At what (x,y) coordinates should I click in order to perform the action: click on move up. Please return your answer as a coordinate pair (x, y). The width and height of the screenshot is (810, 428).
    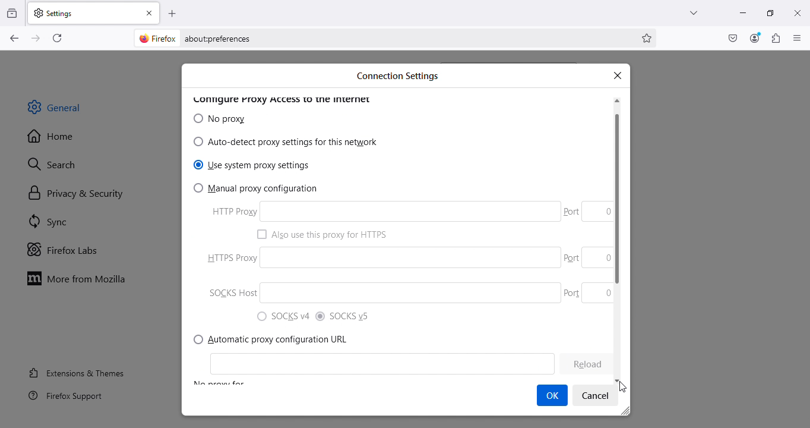
    Looking at the image, I should click on (805, 52).